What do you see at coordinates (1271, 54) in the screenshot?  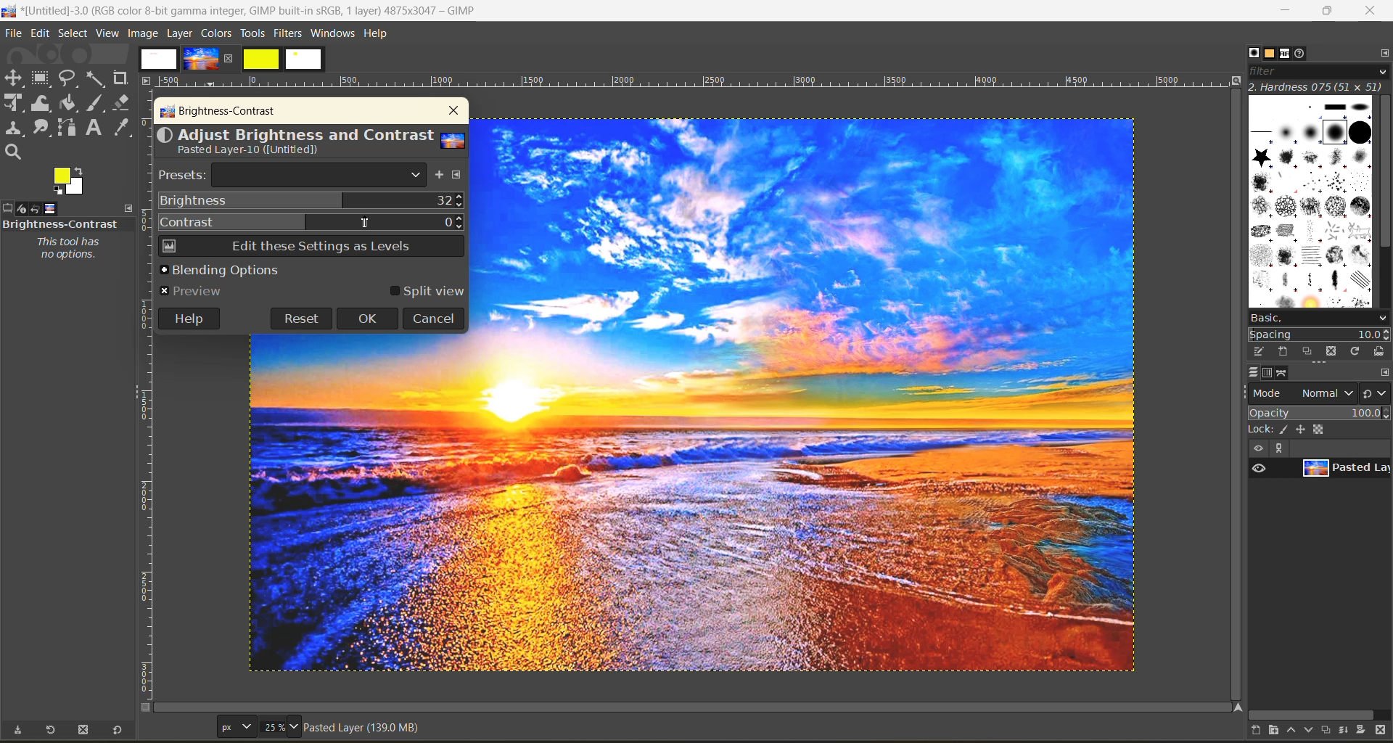 I see `patterns` at bounding box center [1271, 54].